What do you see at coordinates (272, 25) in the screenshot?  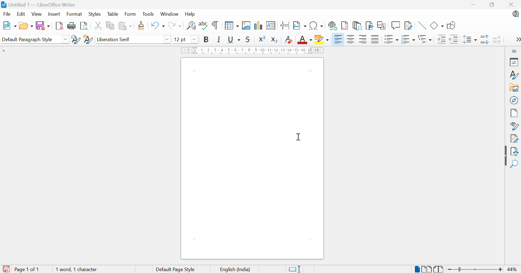 I see `Insert text box` at bounding box center [272, 25].